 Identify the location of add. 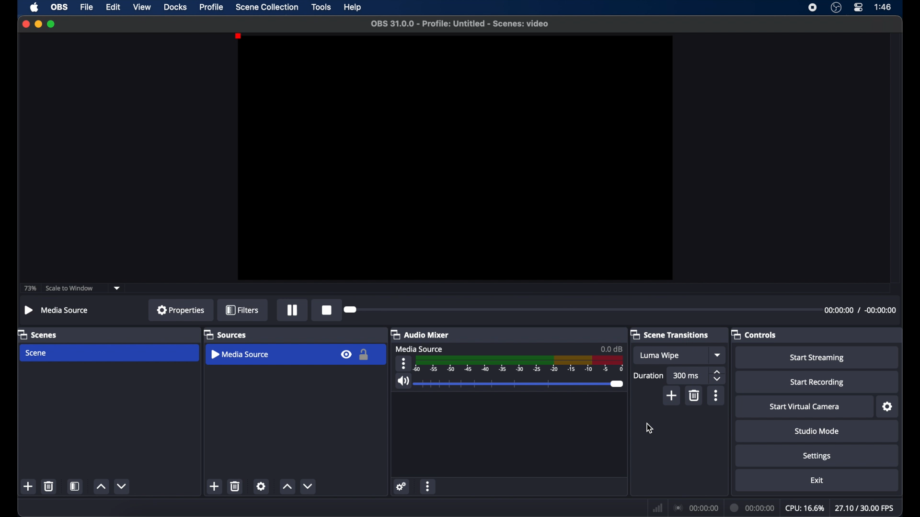
(28, 486).